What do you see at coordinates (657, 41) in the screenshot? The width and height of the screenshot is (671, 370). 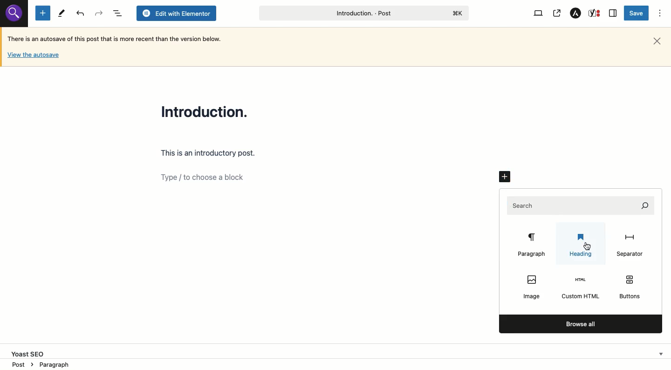 I see `Close` at bounding box center [657, 41].